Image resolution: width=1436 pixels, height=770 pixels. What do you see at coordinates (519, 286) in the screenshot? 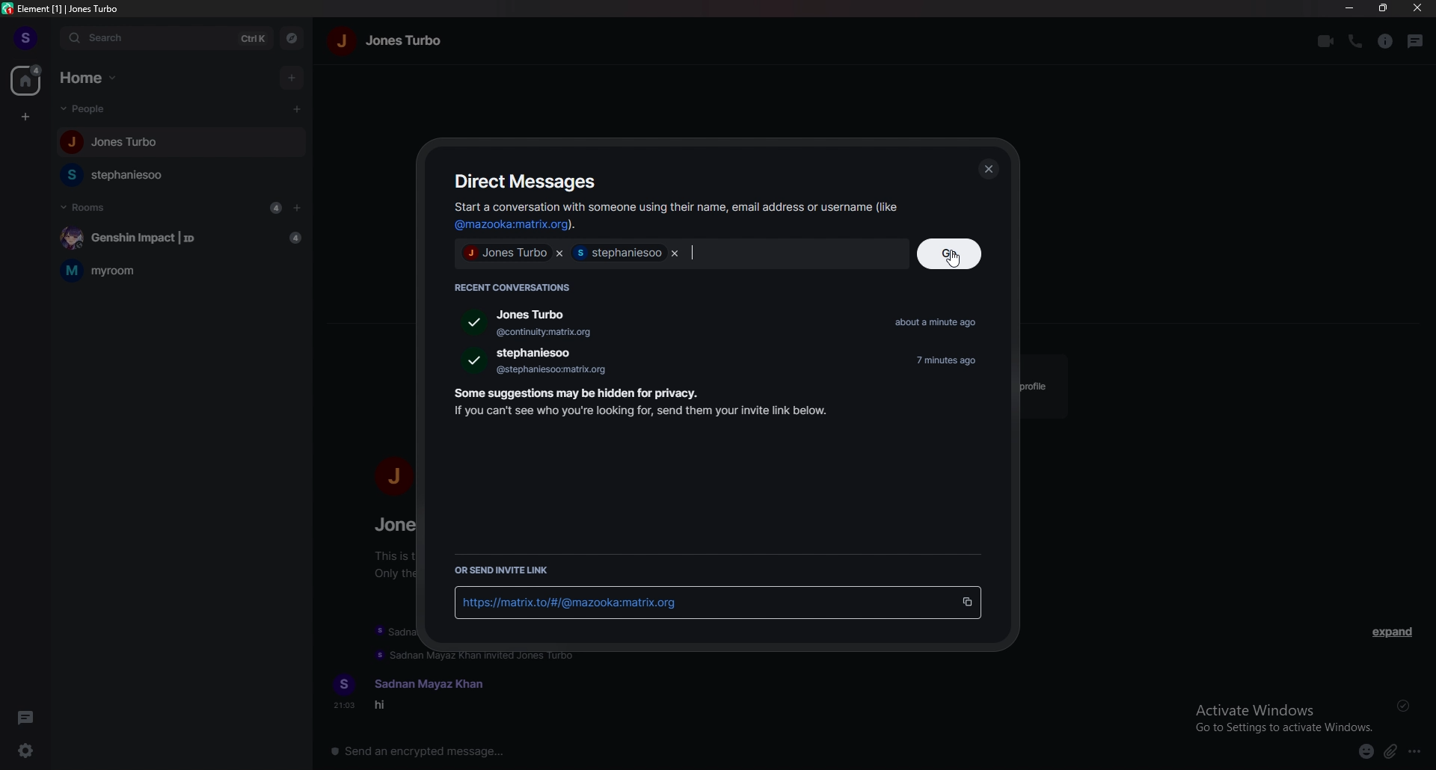
I see `recent conversations` at bounding box center [519, 286].